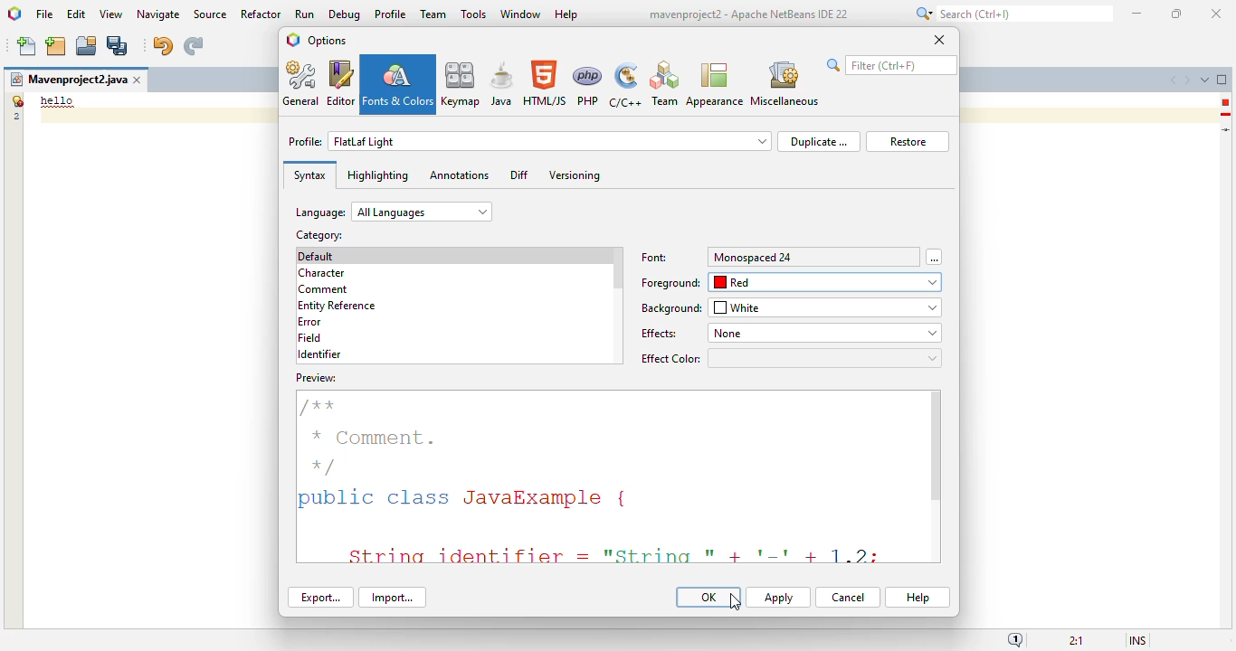  Describe the element at coordinates (736, 603) in the screenshot. I see `cursor` at that location.